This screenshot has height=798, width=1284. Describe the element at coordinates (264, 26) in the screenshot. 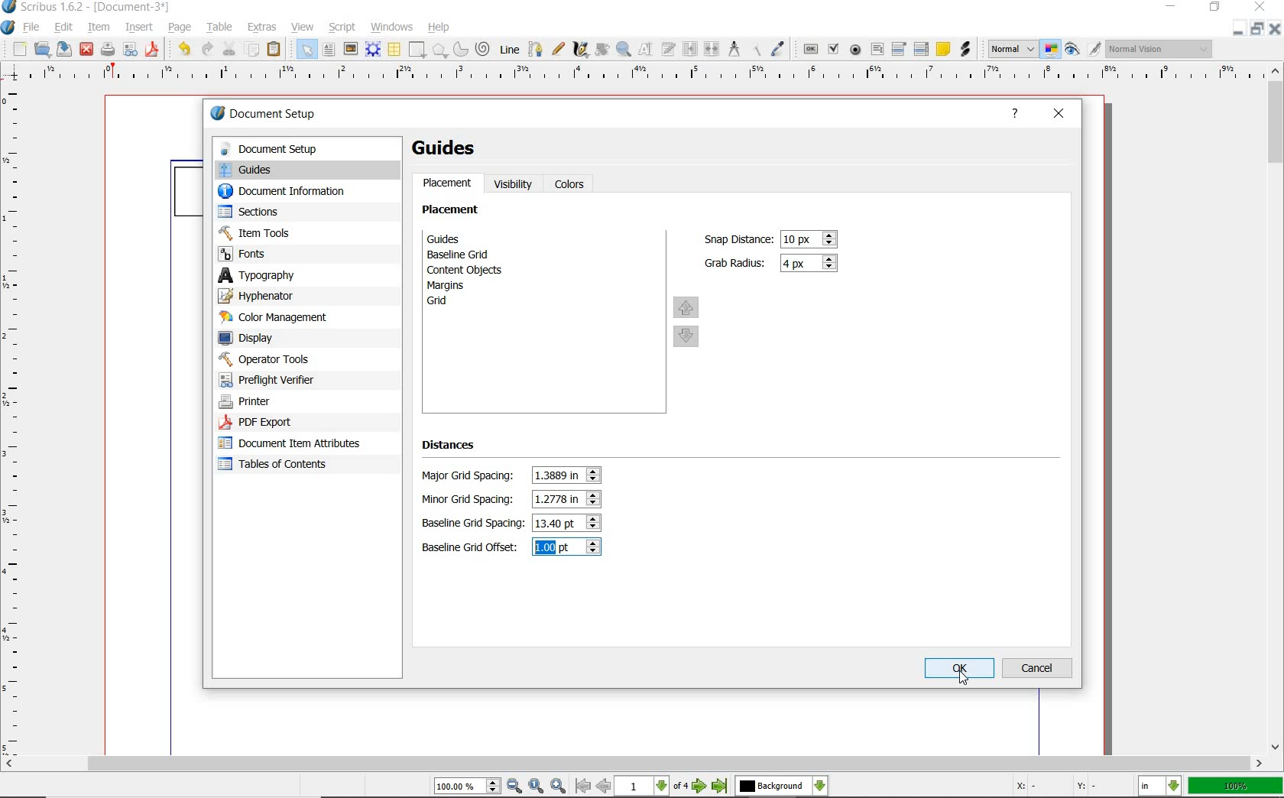

I see `extras` at that location.